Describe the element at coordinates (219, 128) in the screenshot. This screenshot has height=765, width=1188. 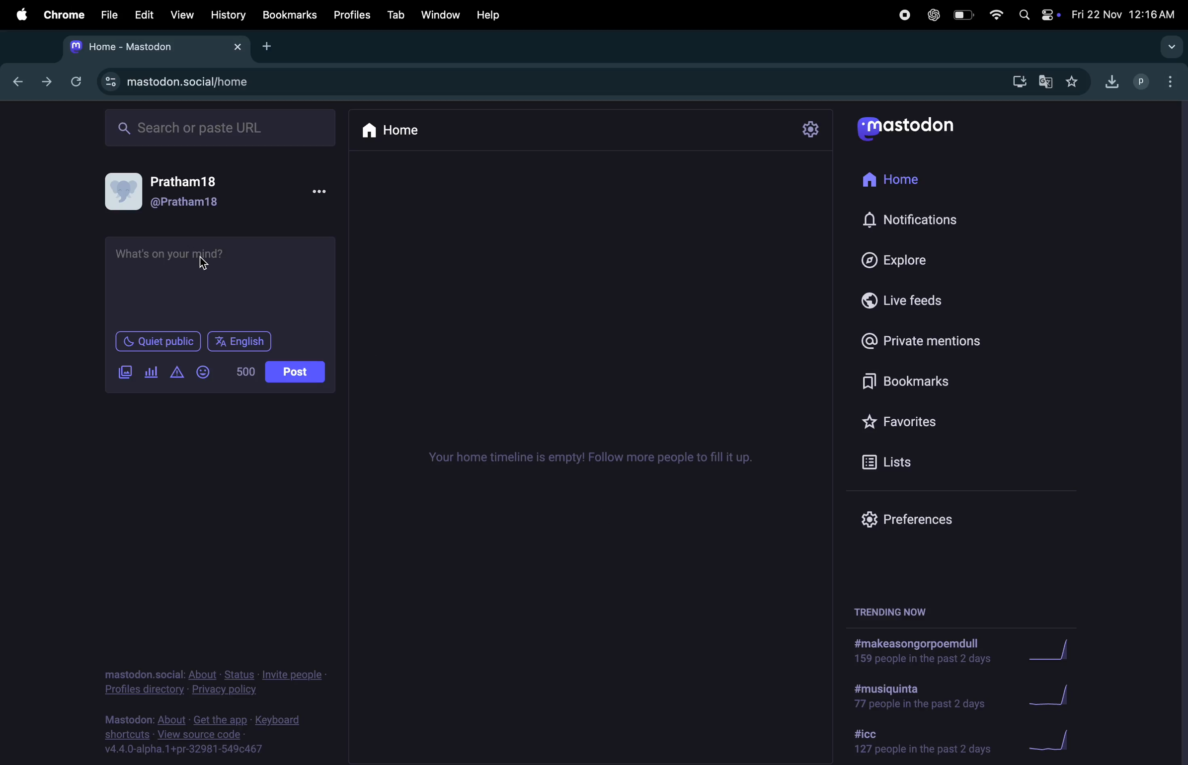
I see `search bar` at that location.